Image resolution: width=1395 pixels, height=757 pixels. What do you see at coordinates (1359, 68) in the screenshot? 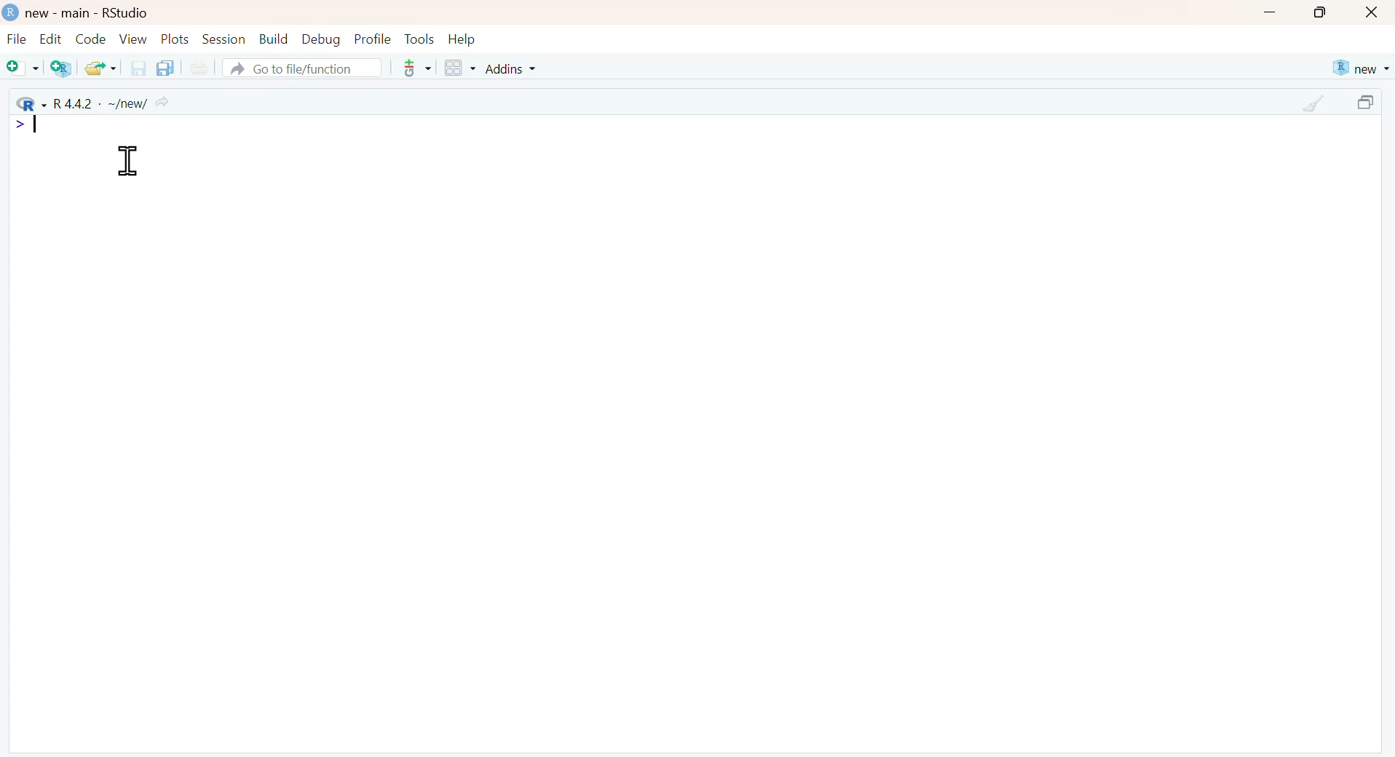
I see `new` at bounding box center [1359, 68].